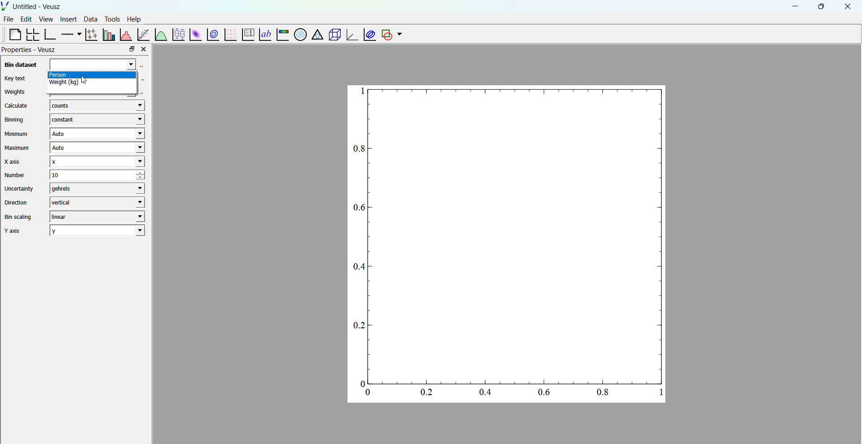  What do you see at coordinates (90, 86) in the screenshot?
I see `cursor` at bounding box center [90, 86].